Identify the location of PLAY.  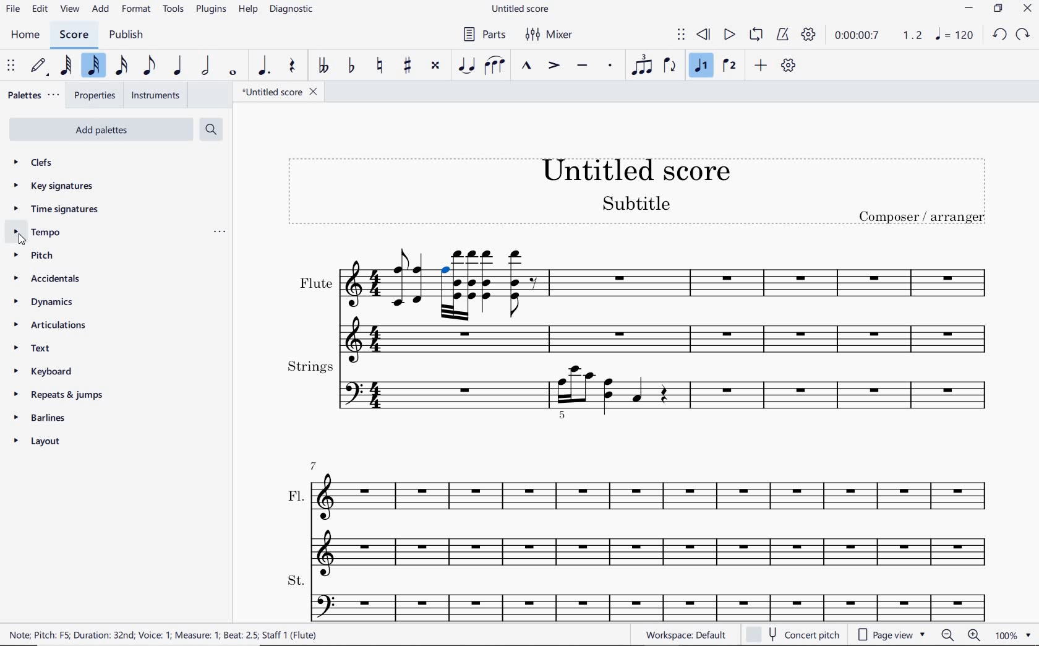
(730, 35).